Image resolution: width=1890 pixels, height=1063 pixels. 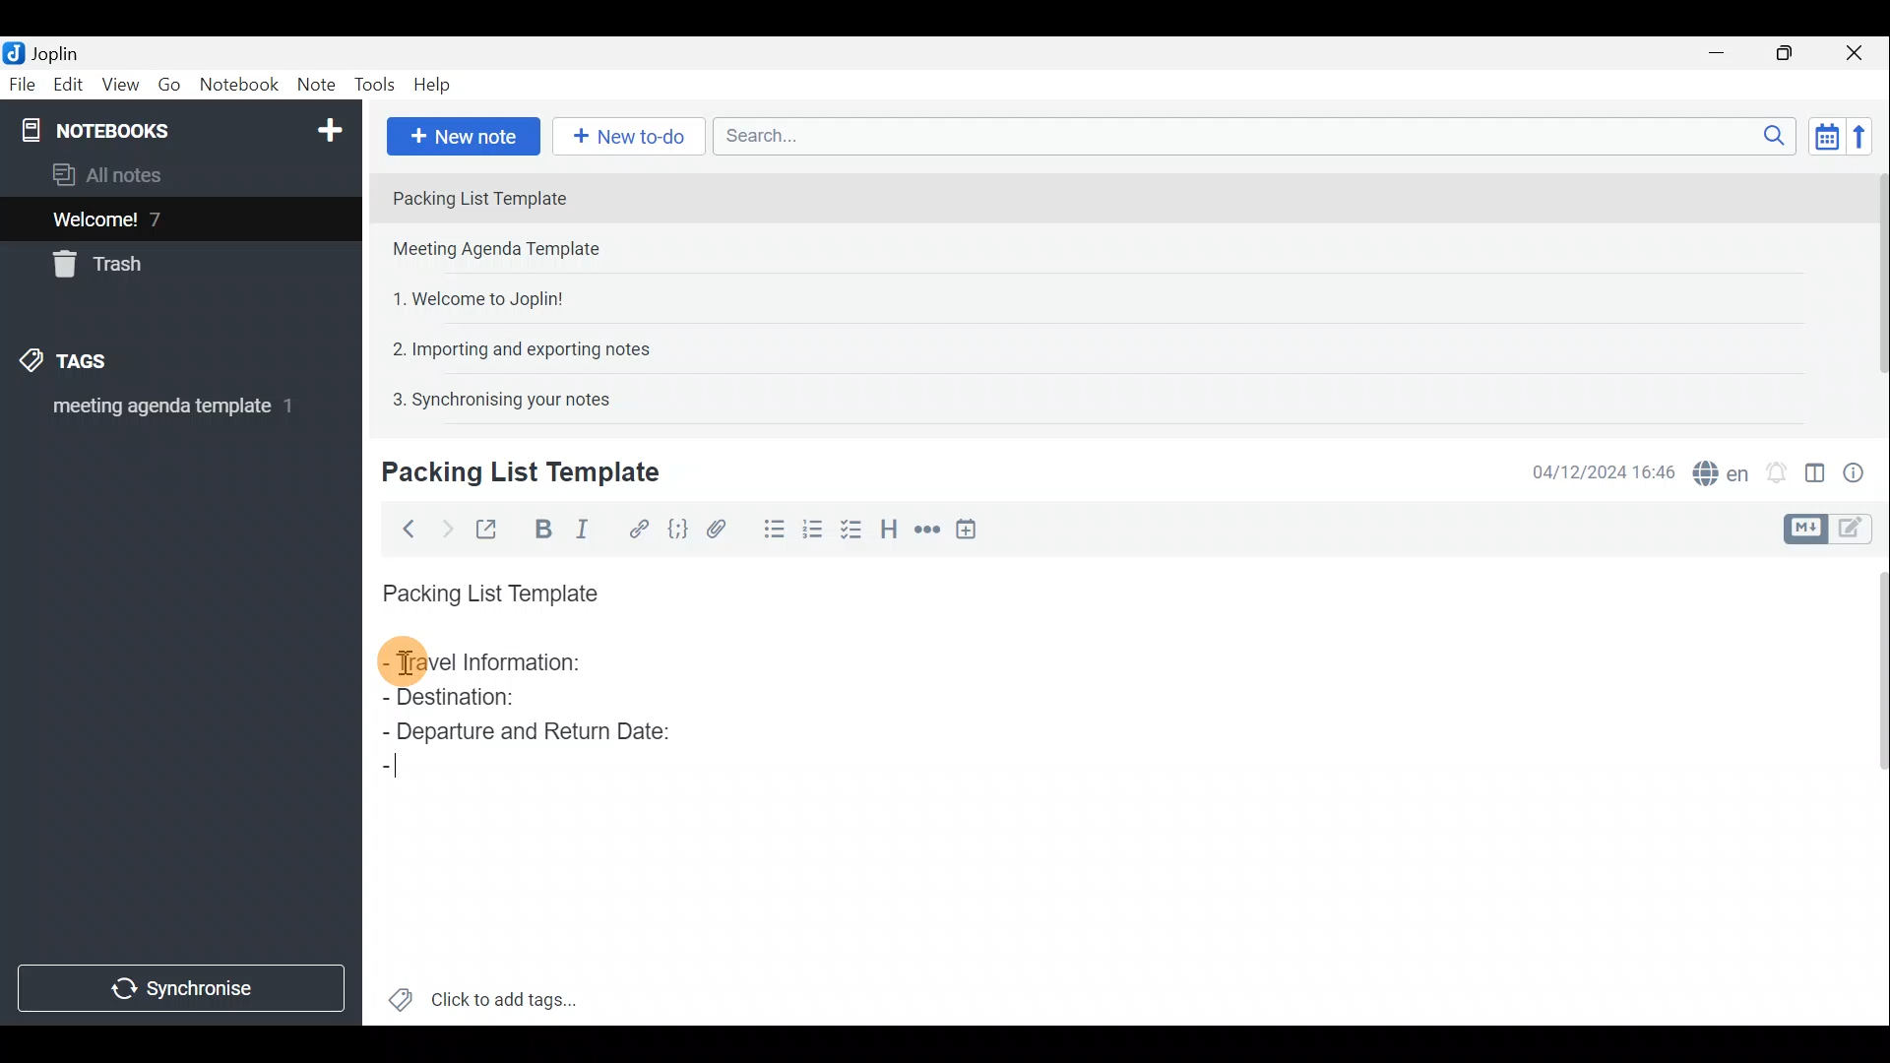 I want to click on Toggle editor layout, so click(x=1814, y=467).